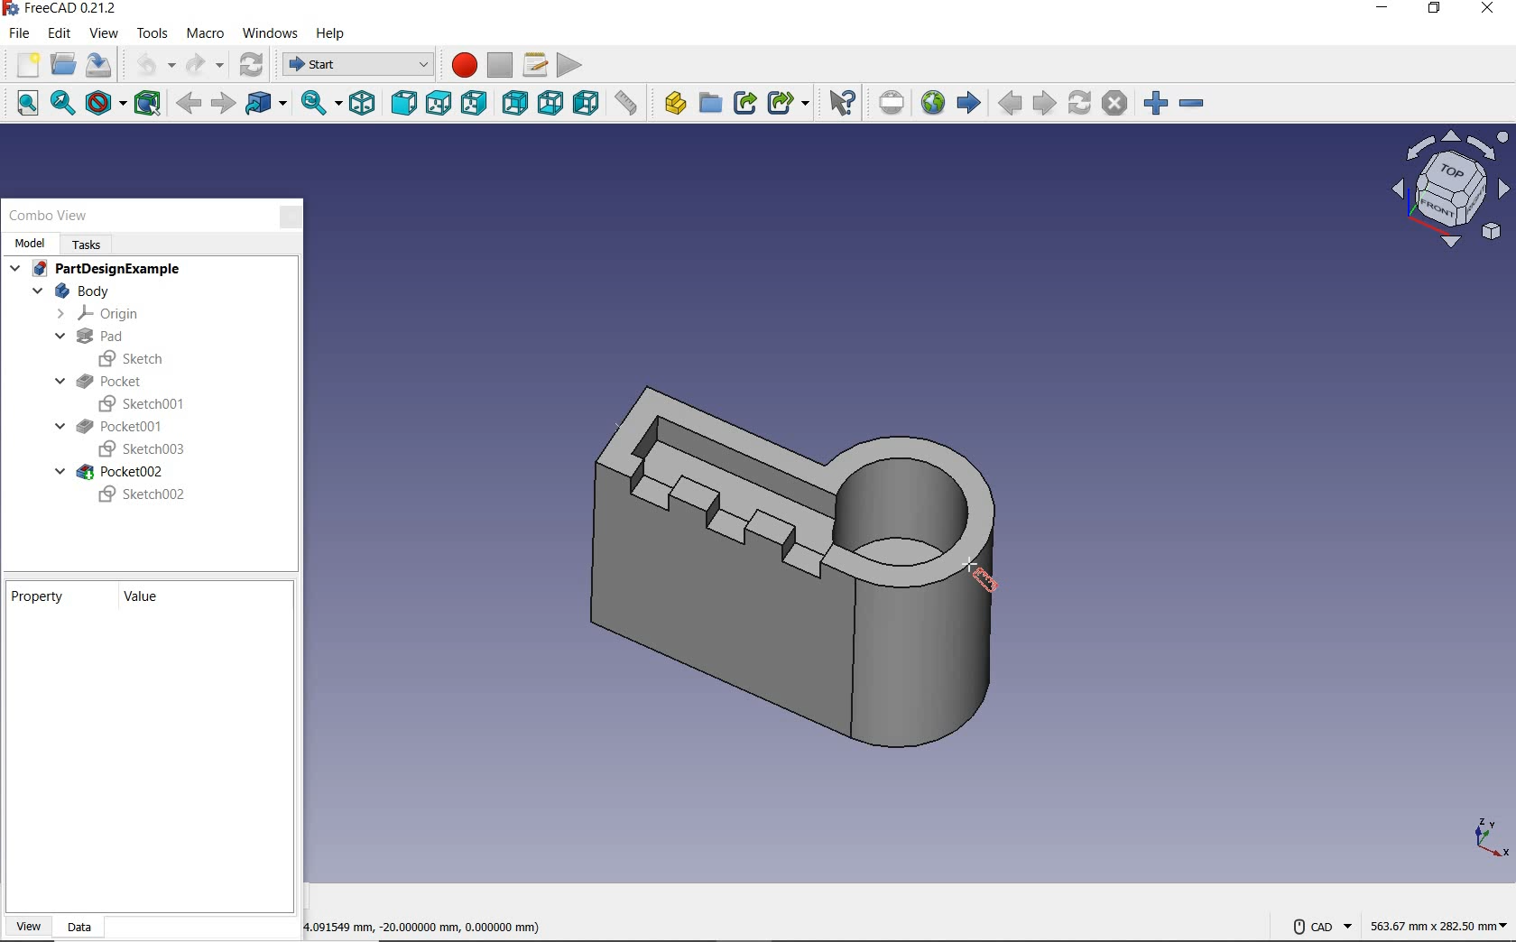 Image resolution: width=1516 pixels, height=942 pixels. What do you see at coordinates (63, 65) in the screenshot?
I see `open` at bounding box center [63, 65].